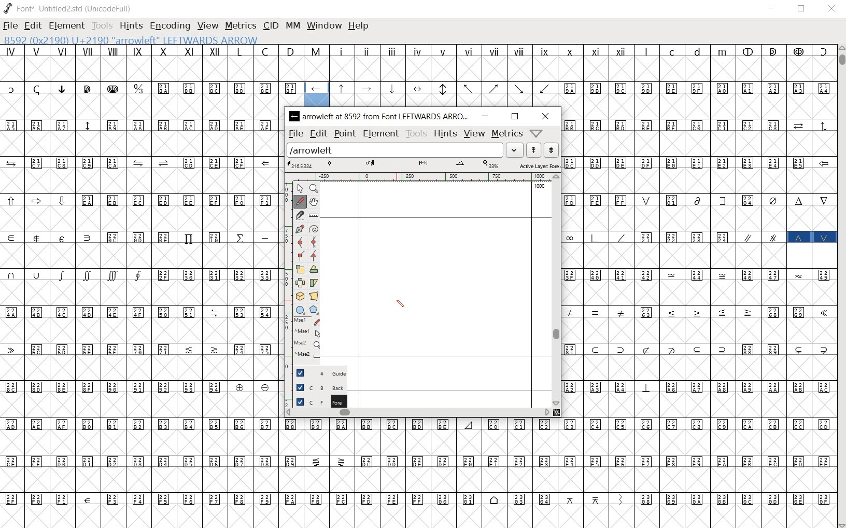 Image resolution: width=846 pixels, height=528 pixels. Describe the element at coordinates (445, 133) in the screenshot. I see `hints` at that location.